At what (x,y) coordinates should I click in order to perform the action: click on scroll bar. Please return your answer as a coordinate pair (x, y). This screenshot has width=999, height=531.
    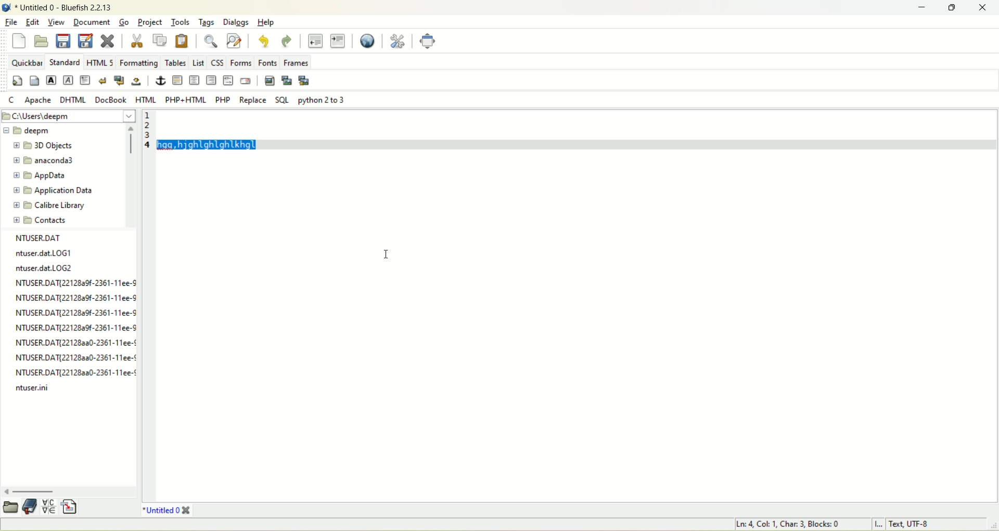
    Looking at the image, I should click on (69, 490).